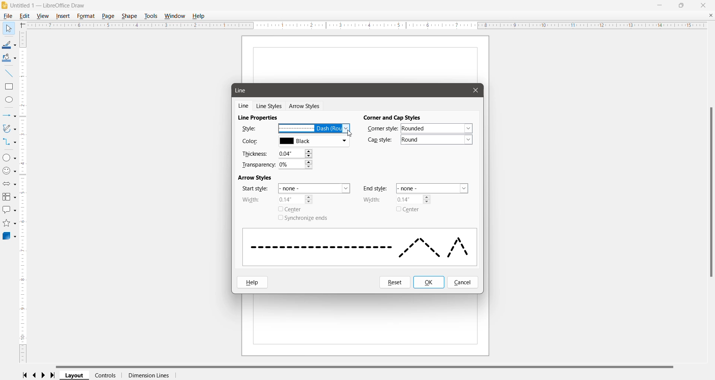 The image size is (715, 380). I want to click on OK, so click(429, 282).